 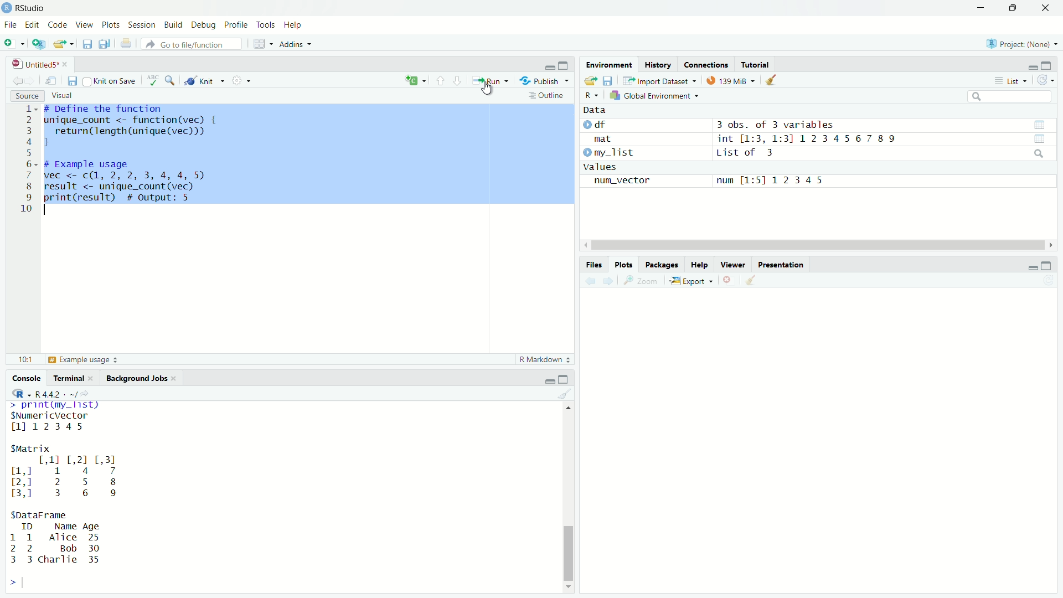 I want to click on view data, so click(x=1039, y=124).